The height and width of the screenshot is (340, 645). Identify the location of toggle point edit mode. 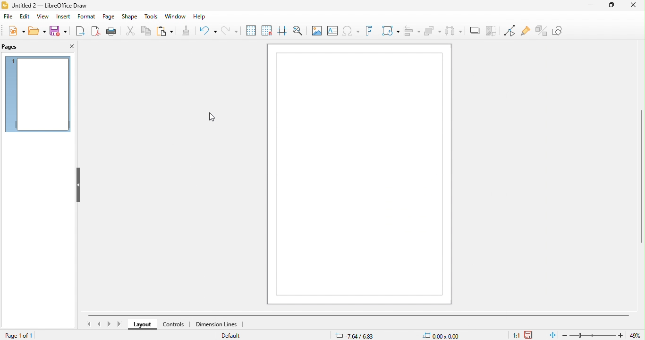
(509, 31).